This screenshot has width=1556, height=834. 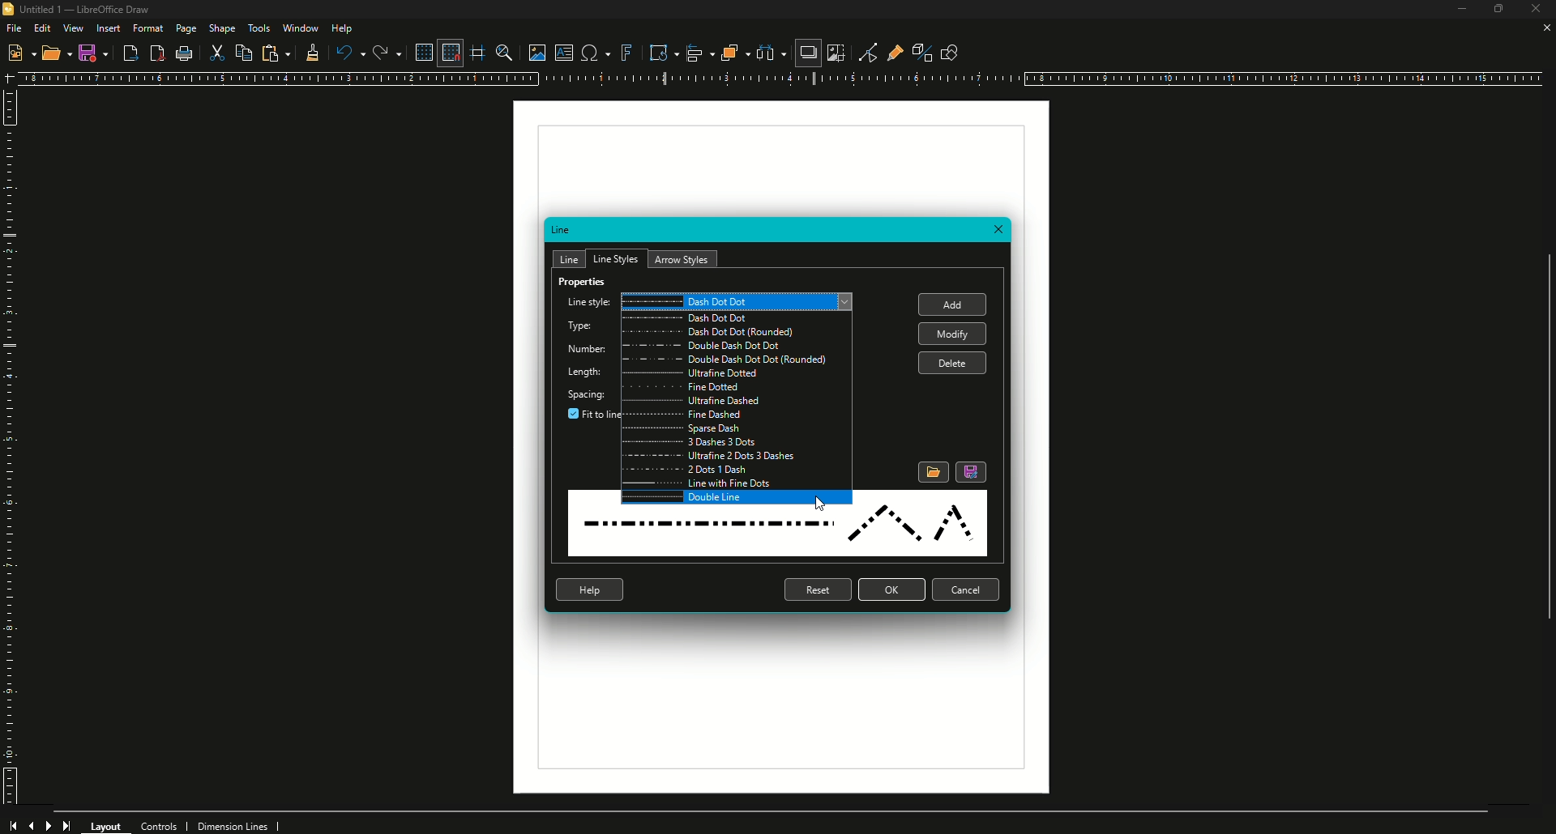 I want to click on Double Dash Dot Dot, so click(x=735, y=347).